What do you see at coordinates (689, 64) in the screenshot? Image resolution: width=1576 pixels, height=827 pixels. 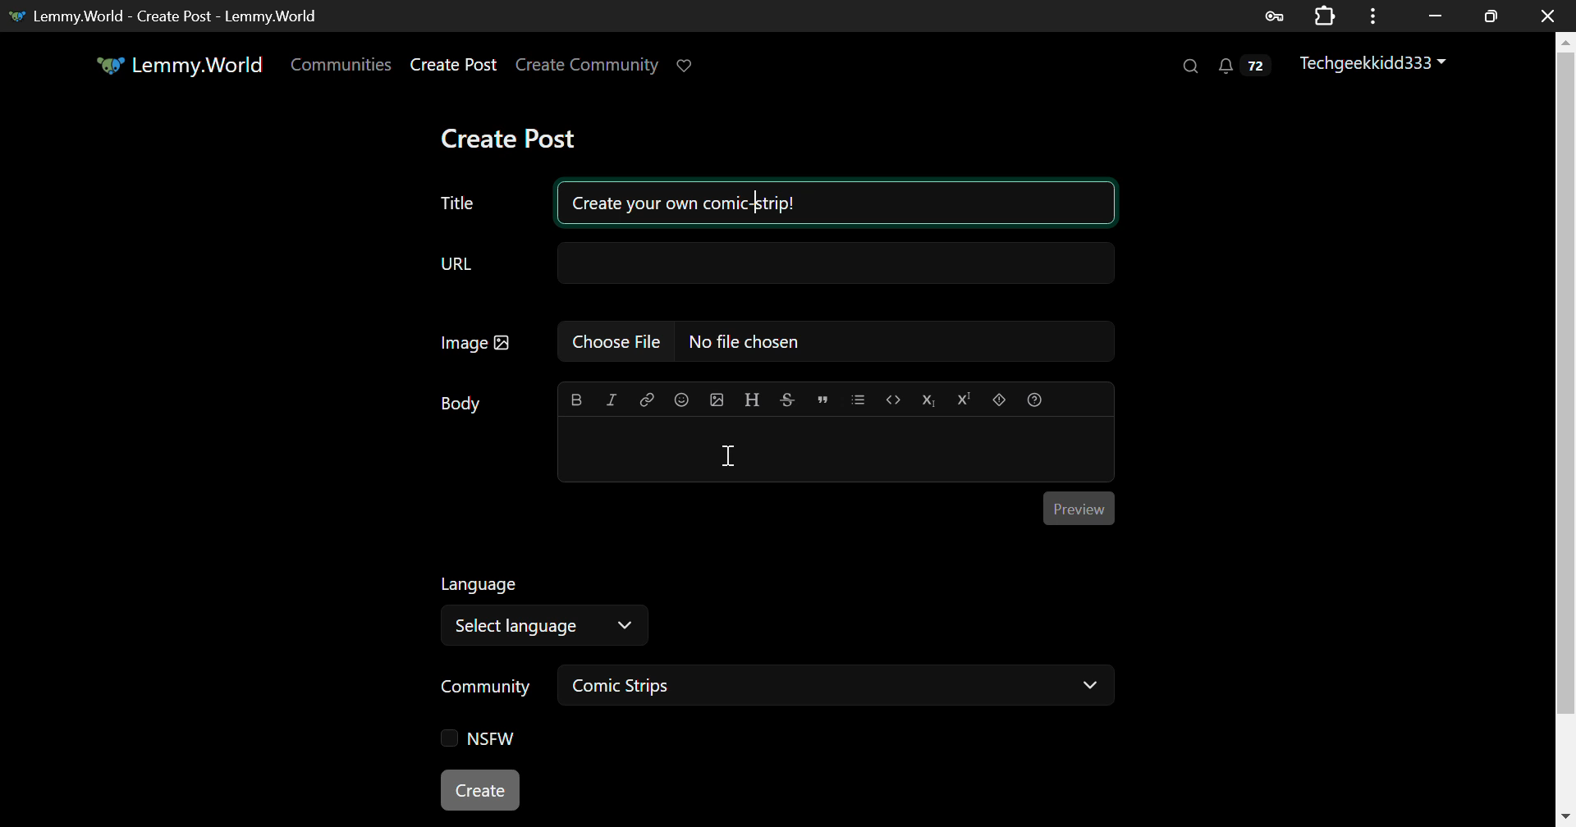 I see `Donate` at bounding box center [689, 64].